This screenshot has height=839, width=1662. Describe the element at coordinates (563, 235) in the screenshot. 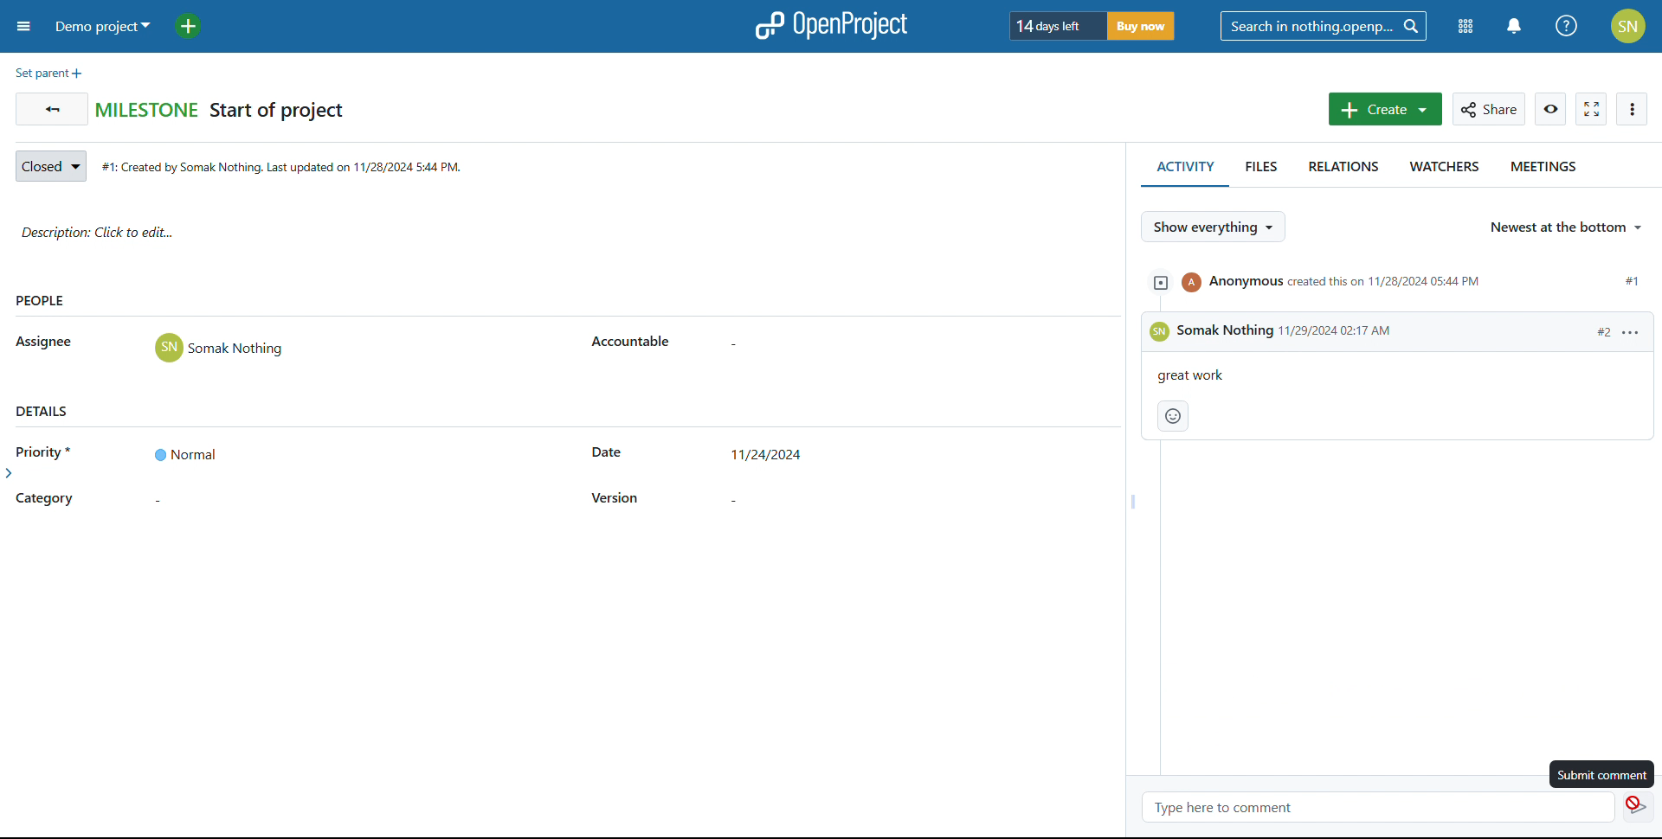

I see `description: click to add edit` at that location.